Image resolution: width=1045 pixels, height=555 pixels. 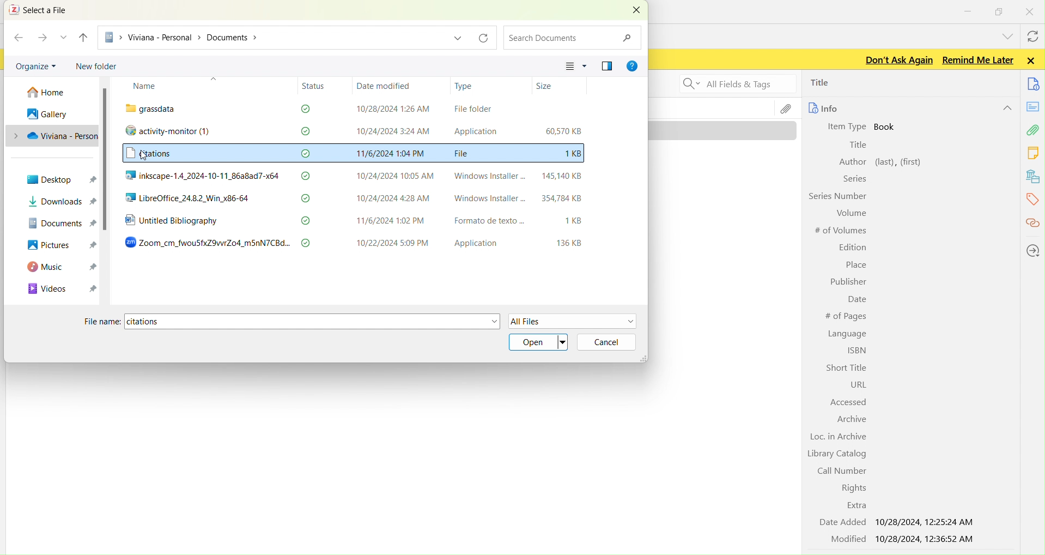 I want to click on 11/6/2024 1:02 PM, so click(x=384, y=222).